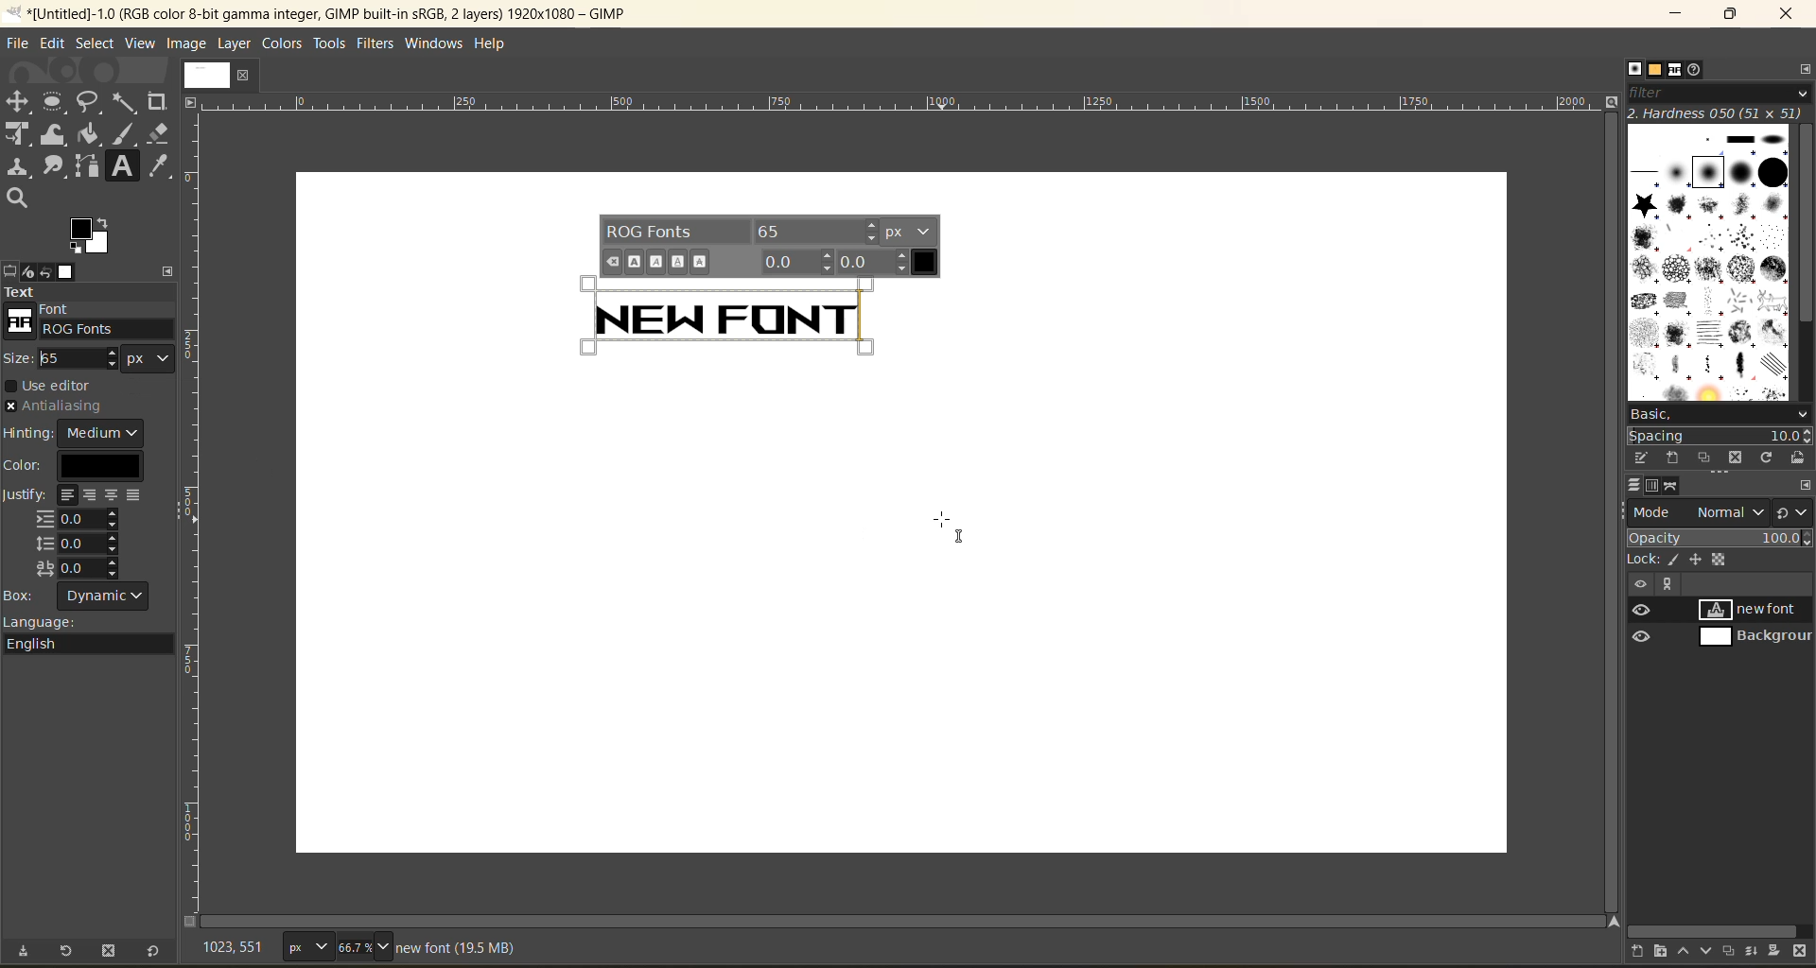  I want to click on metadata, so click(461, 946).